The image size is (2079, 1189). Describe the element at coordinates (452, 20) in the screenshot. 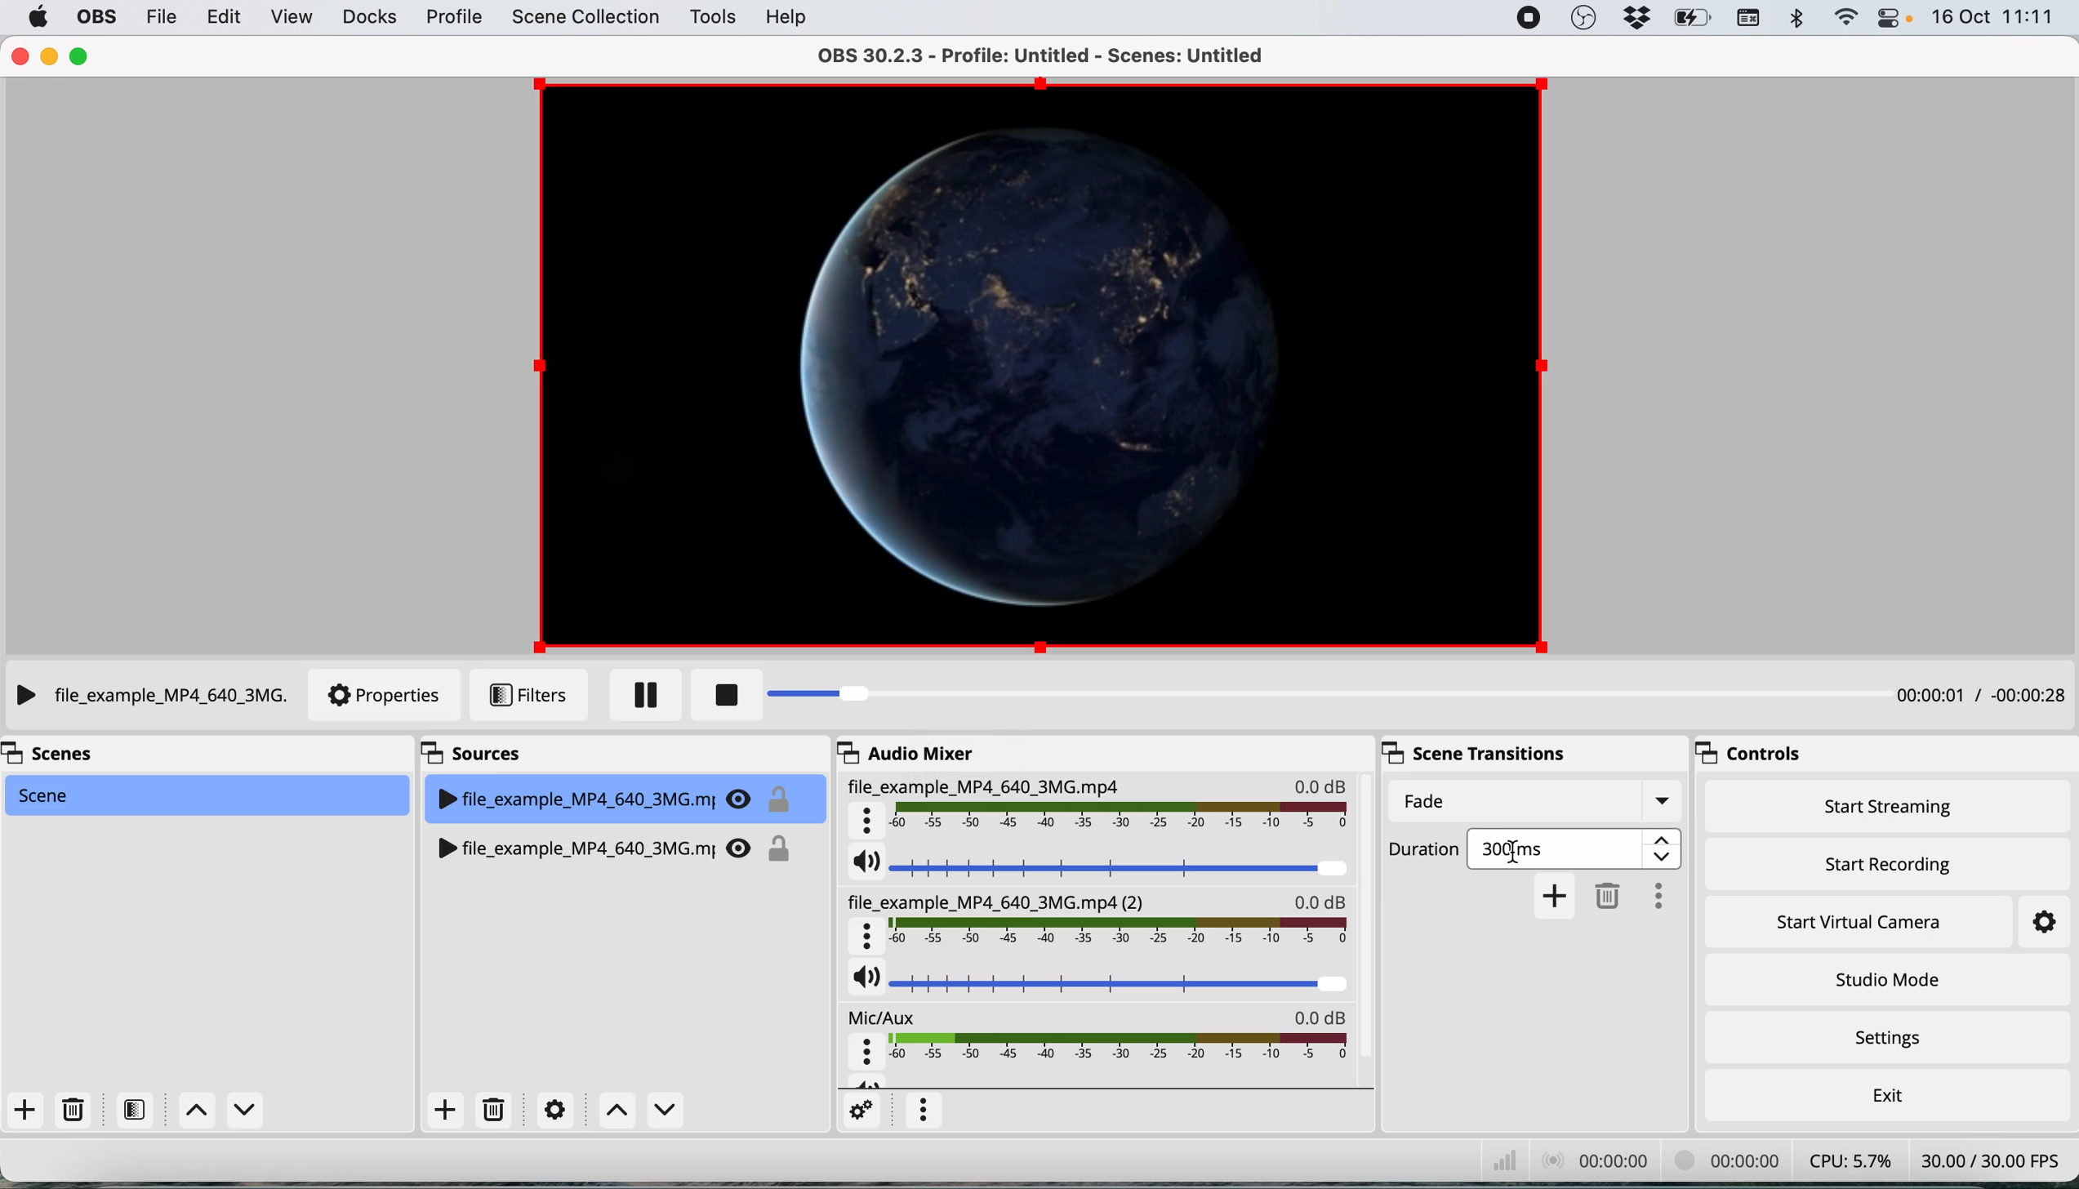

I see `profile` at that location.